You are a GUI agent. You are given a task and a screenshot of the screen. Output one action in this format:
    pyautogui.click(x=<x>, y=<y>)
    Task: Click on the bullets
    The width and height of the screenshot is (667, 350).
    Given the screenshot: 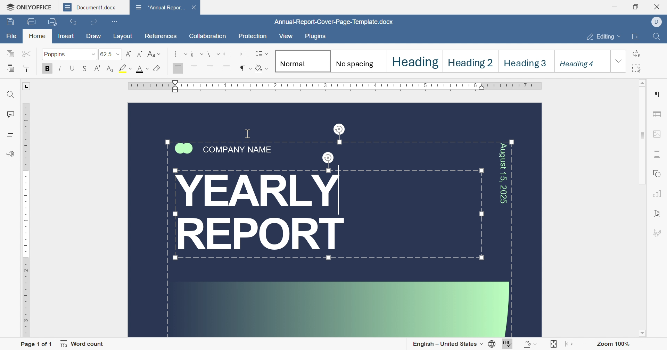 What is the action you would take?
    pyautogui.click(x=181, y=53)
    